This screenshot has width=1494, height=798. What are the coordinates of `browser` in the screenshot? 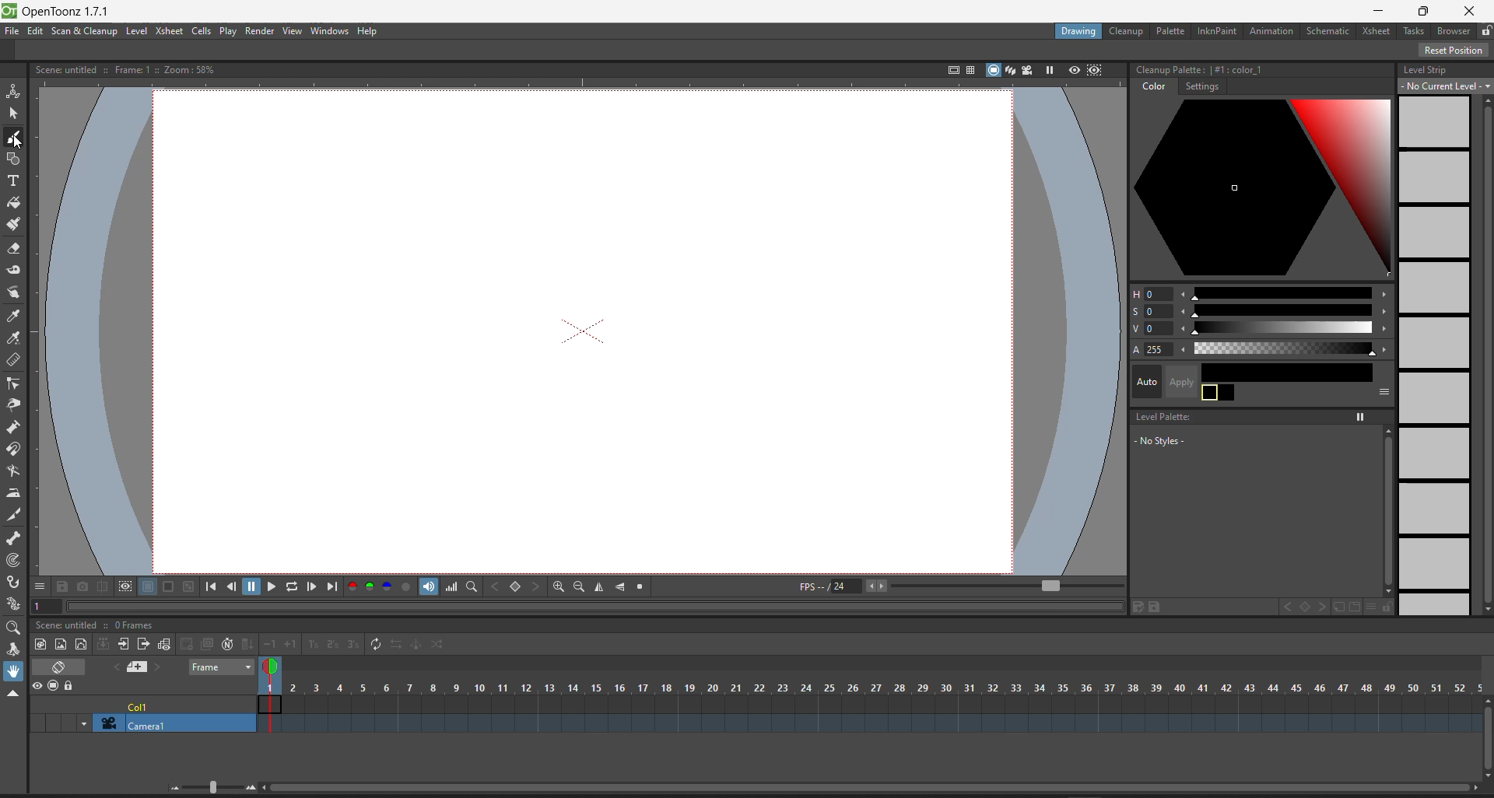 It's located at (1454, 31).